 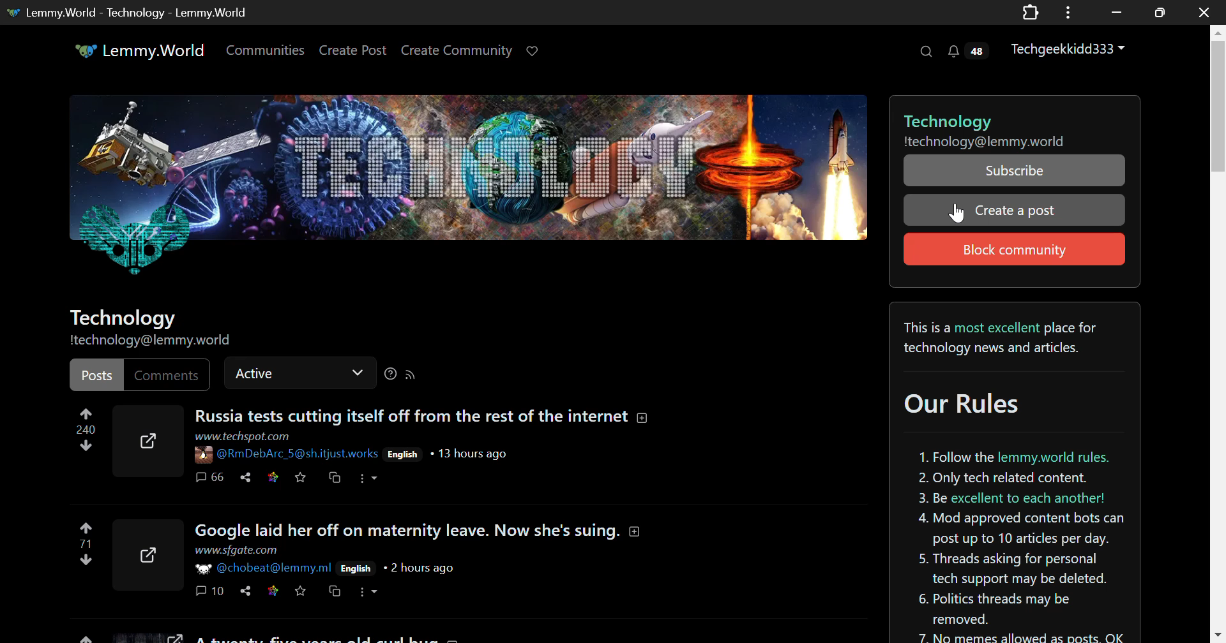 What do you see at coordinates (126, 317) in the screenshot?
I see `Technology` at bounding box center [126, 317].